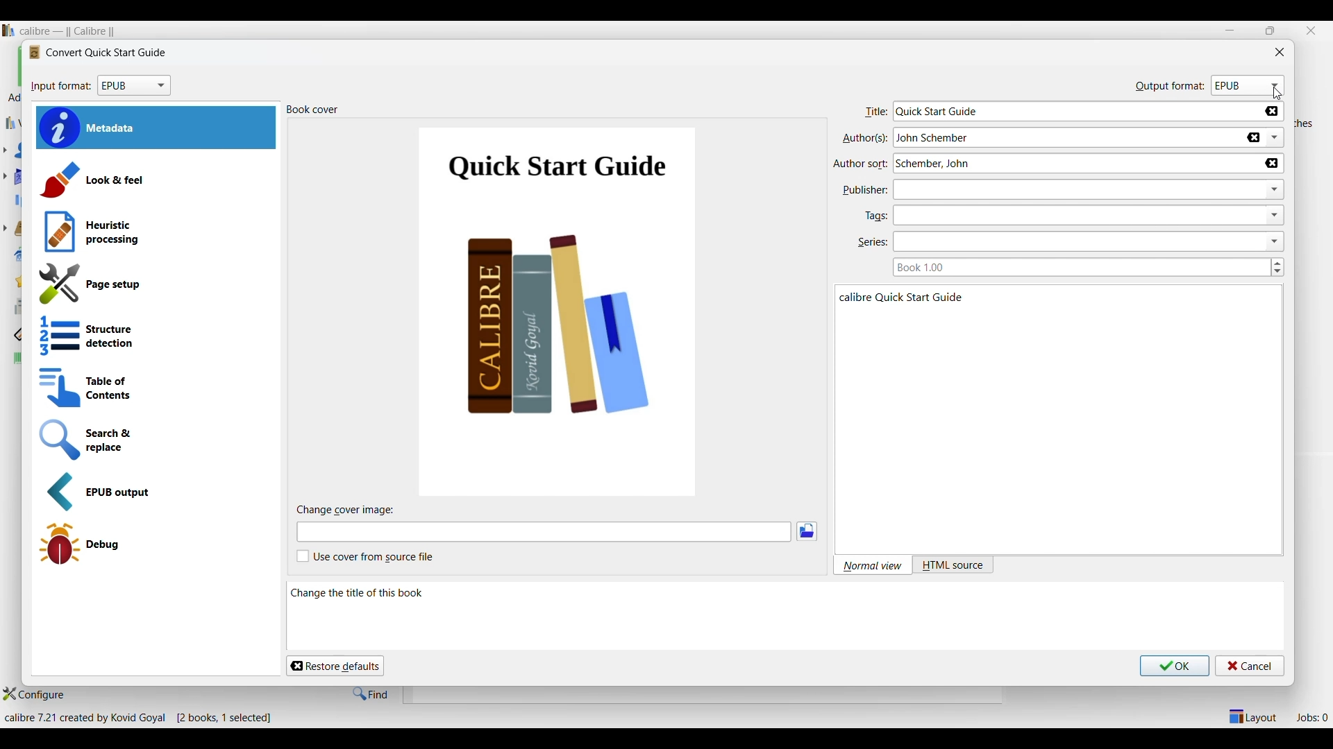  Describe the element at coordinates (864, 191) in the screenshot. I see `publisher` at that location.